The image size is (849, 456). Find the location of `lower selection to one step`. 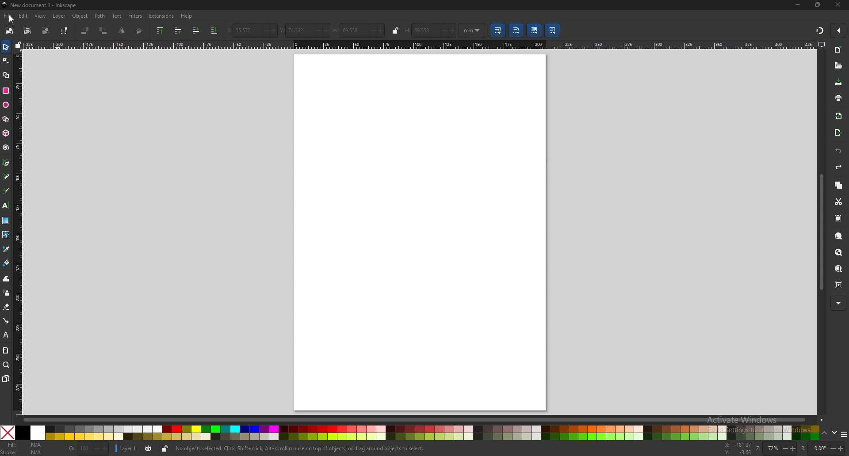

lower selection to one step is located at coordinates (196, 30).